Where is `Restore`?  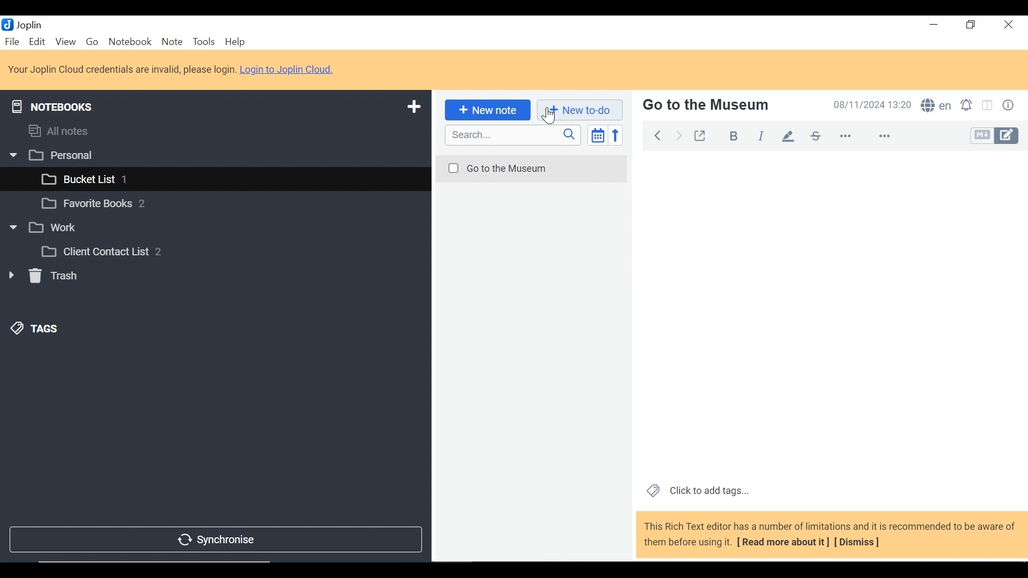 Restore is located at coordinates (971, 26).